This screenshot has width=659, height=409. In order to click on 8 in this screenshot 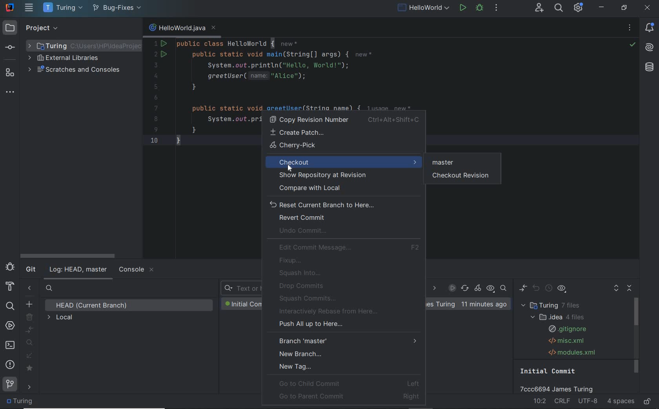, I will do `click(156, 119)`.